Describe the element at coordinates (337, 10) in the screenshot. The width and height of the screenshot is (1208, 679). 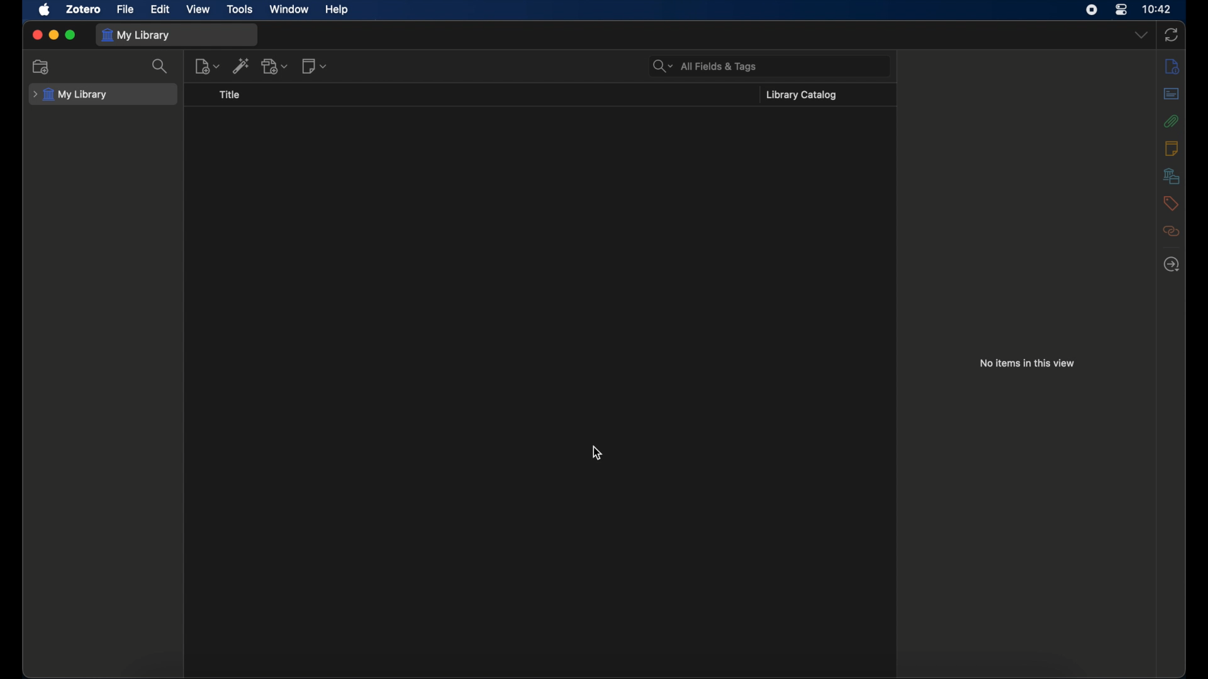
I see `help` at that location.